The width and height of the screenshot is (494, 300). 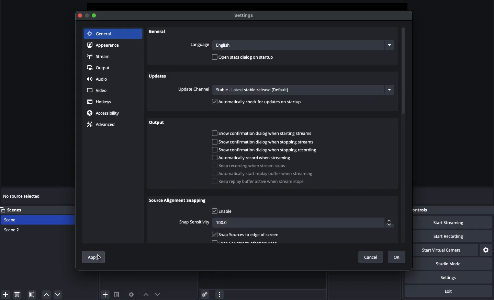 What do you see at coordinates (246, 234) in the screenshot?
I see `Enabled` at bounding box center [246, 234].